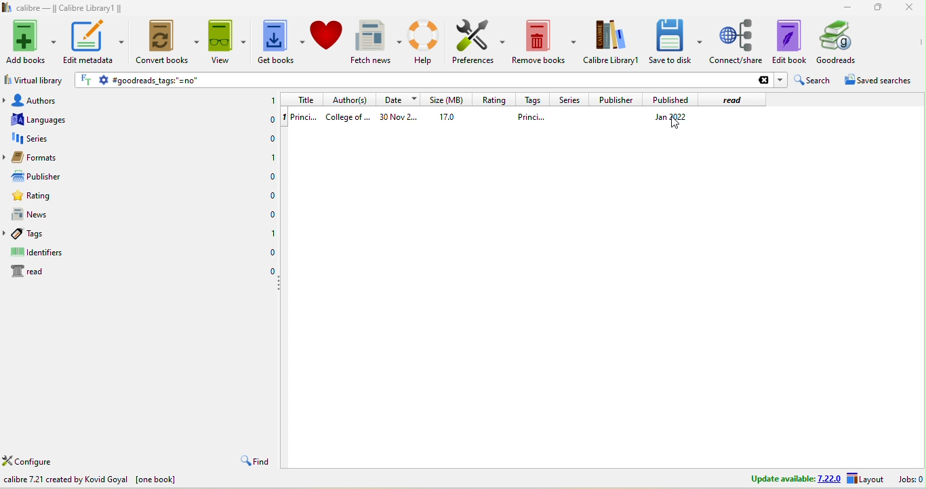 This screenshot has width=926, height=489. I want to click on size, so click(445, 99).